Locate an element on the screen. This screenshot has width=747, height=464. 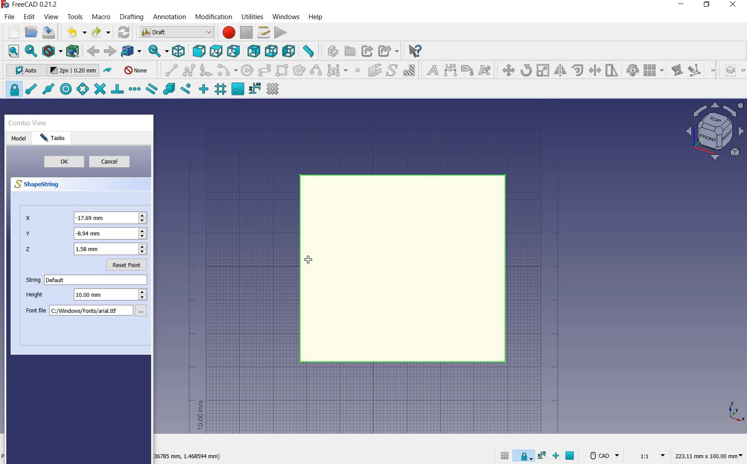
create part is located at coordinates (331, 51).